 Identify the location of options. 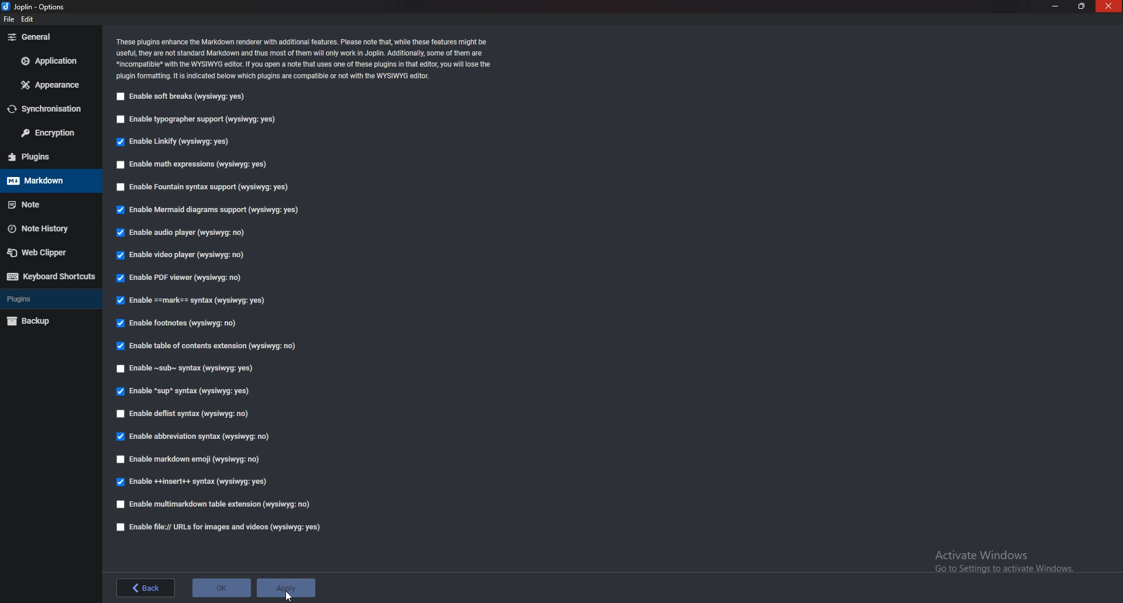
(36, 6).